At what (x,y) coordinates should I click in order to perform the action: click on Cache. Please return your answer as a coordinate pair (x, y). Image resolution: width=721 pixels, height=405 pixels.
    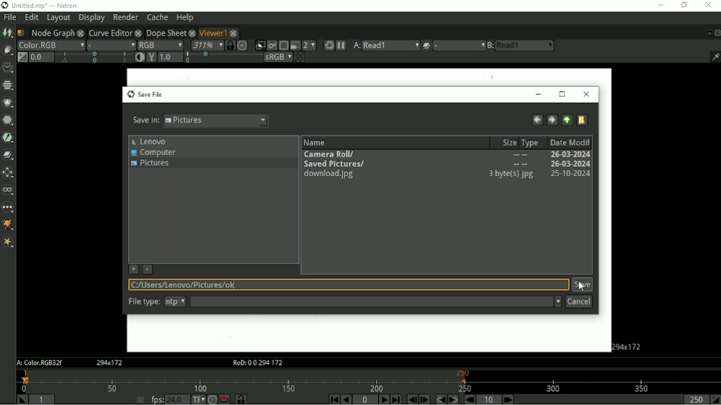
    Looking at the image, I should click on (158, 17).